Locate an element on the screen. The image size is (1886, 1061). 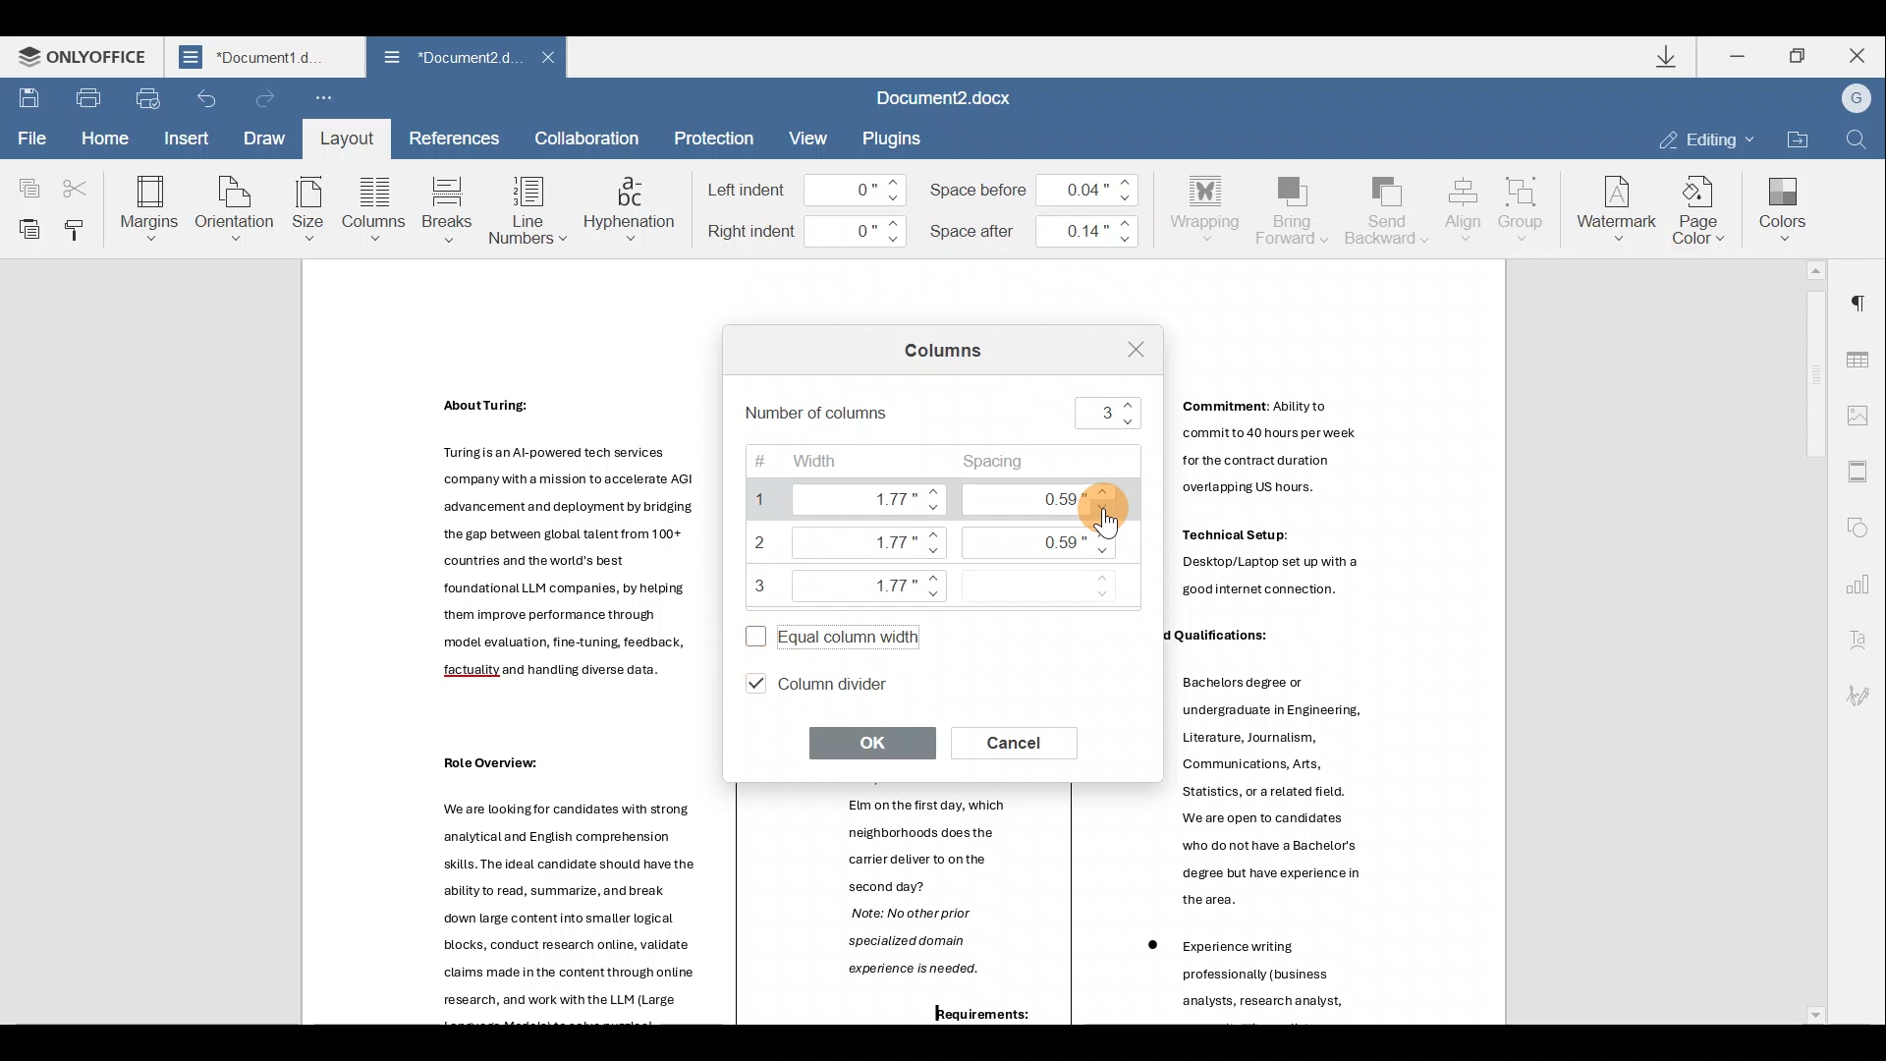
 is located at coordinates (500, 761).